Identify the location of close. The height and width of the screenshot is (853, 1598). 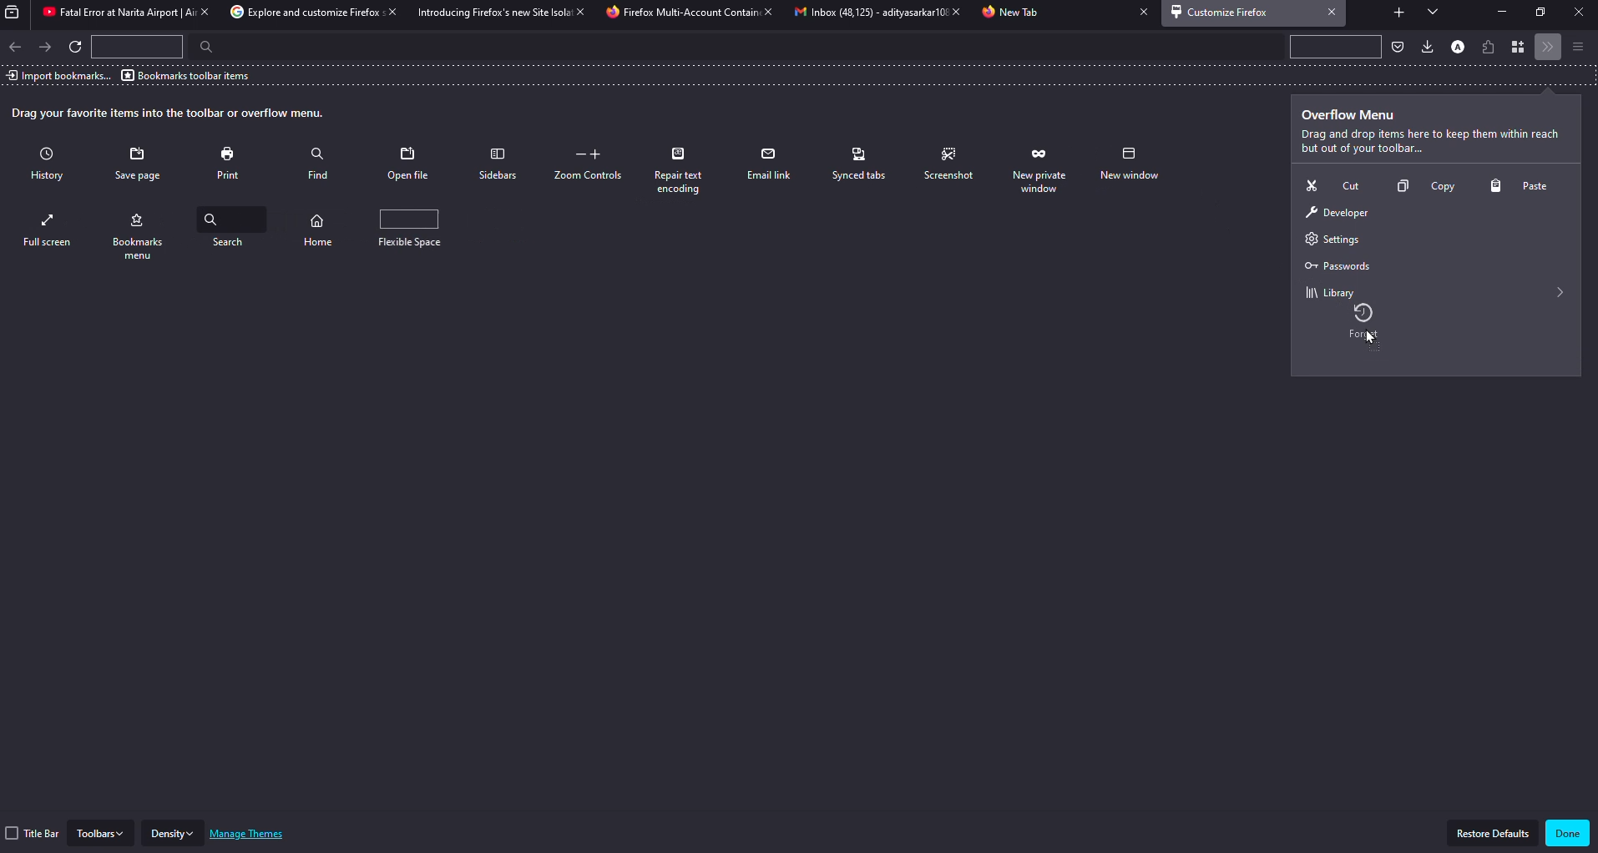
(387, 13).